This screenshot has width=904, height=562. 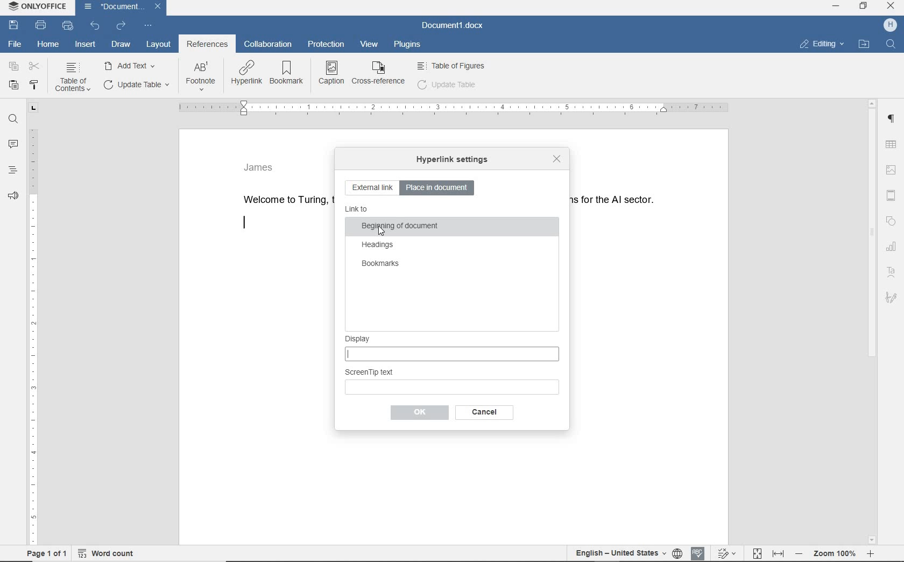 What do you see at coordinates (36, 6) in the screenshot?
I see `ONLYOFFICE` at bounding box center [36, 6].